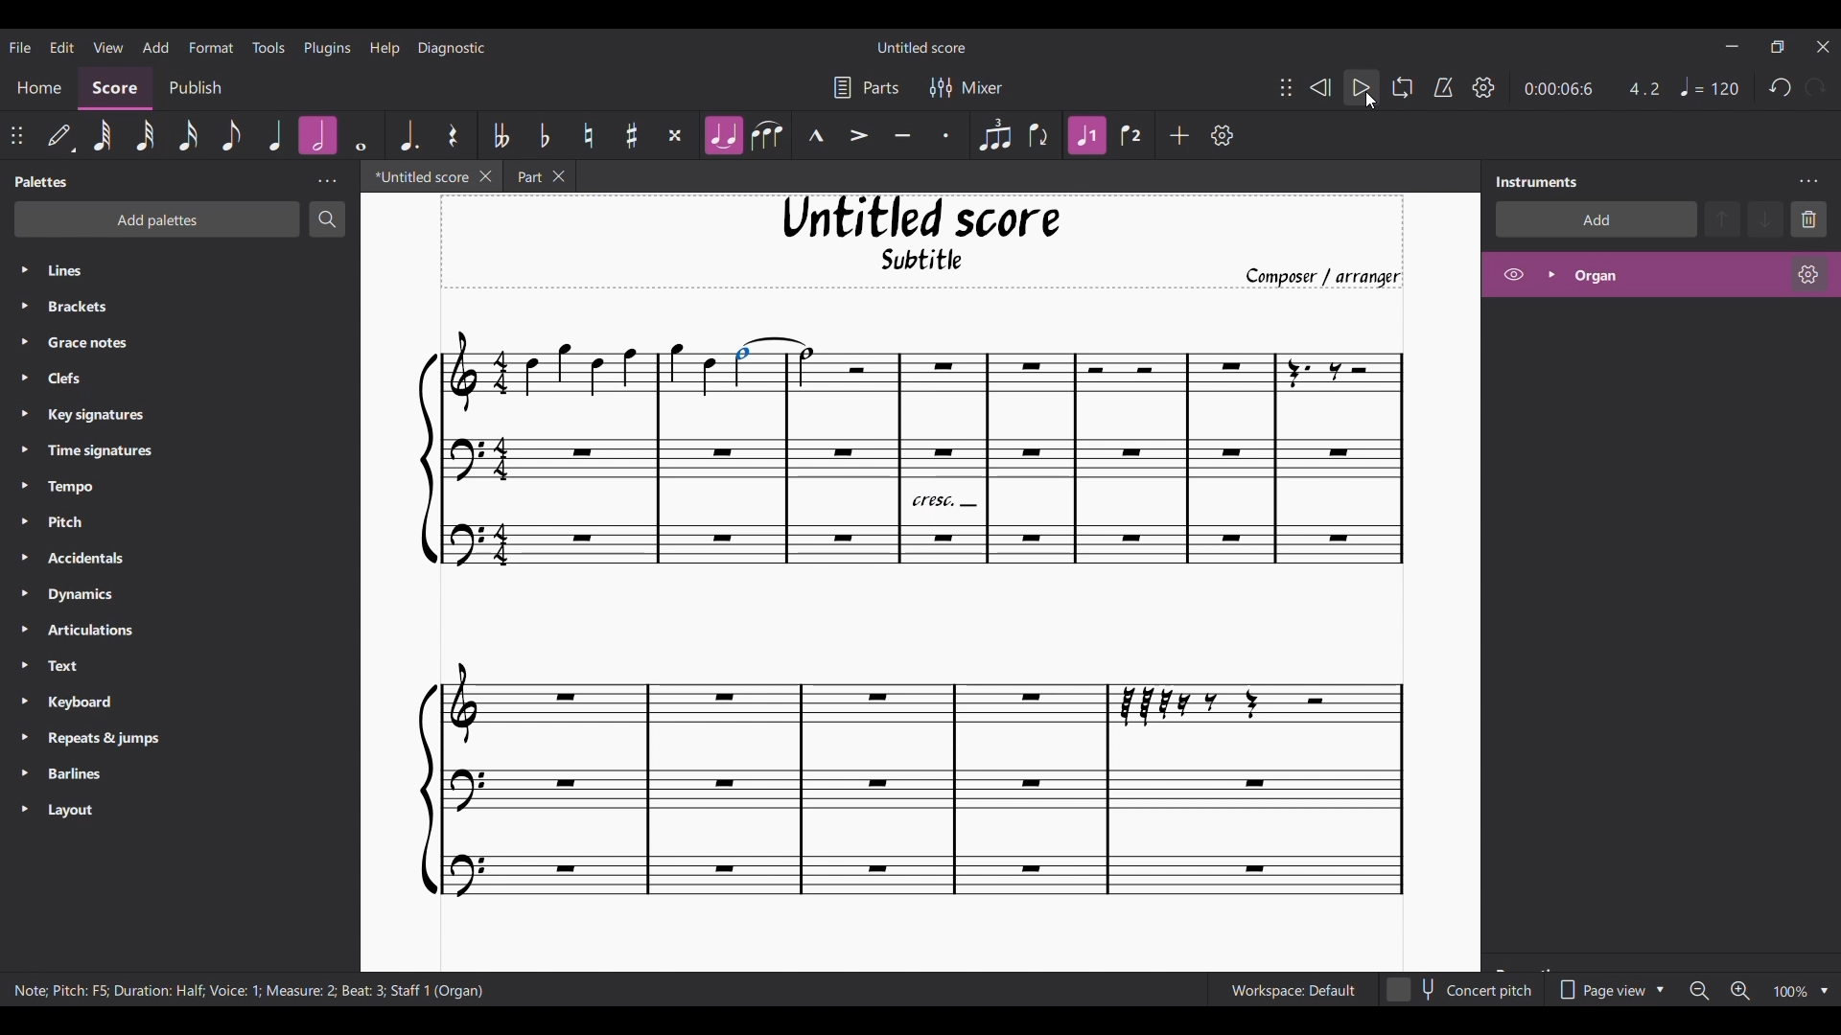  I want to click on Default, so click(61, 136).